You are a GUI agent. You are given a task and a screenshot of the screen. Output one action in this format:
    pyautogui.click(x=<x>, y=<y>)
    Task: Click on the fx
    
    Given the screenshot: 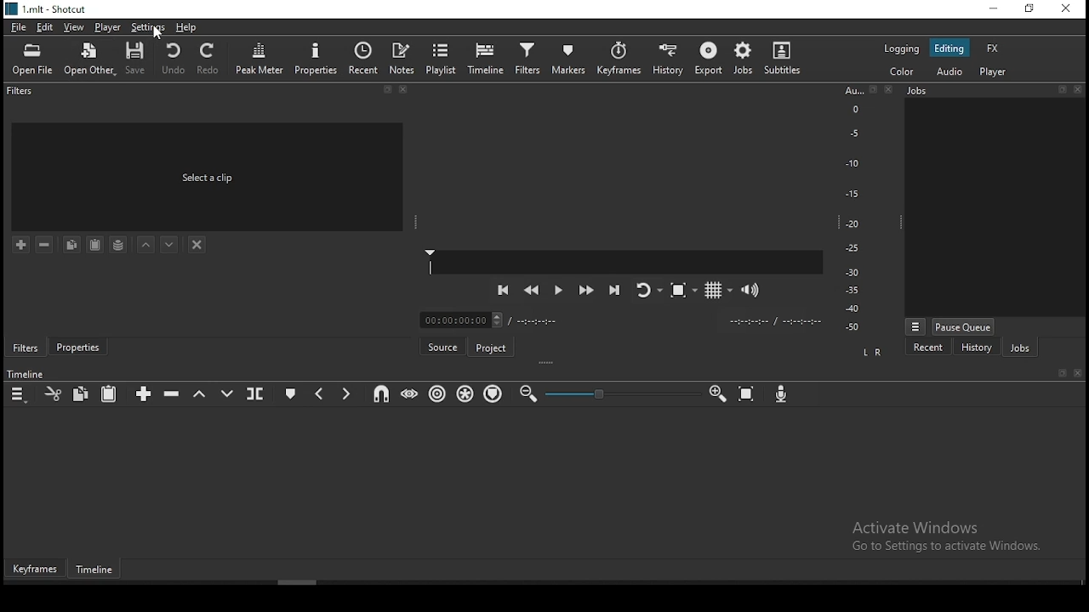 What is the action you would take?
    pyautogui.click(x=993, y=48)
    